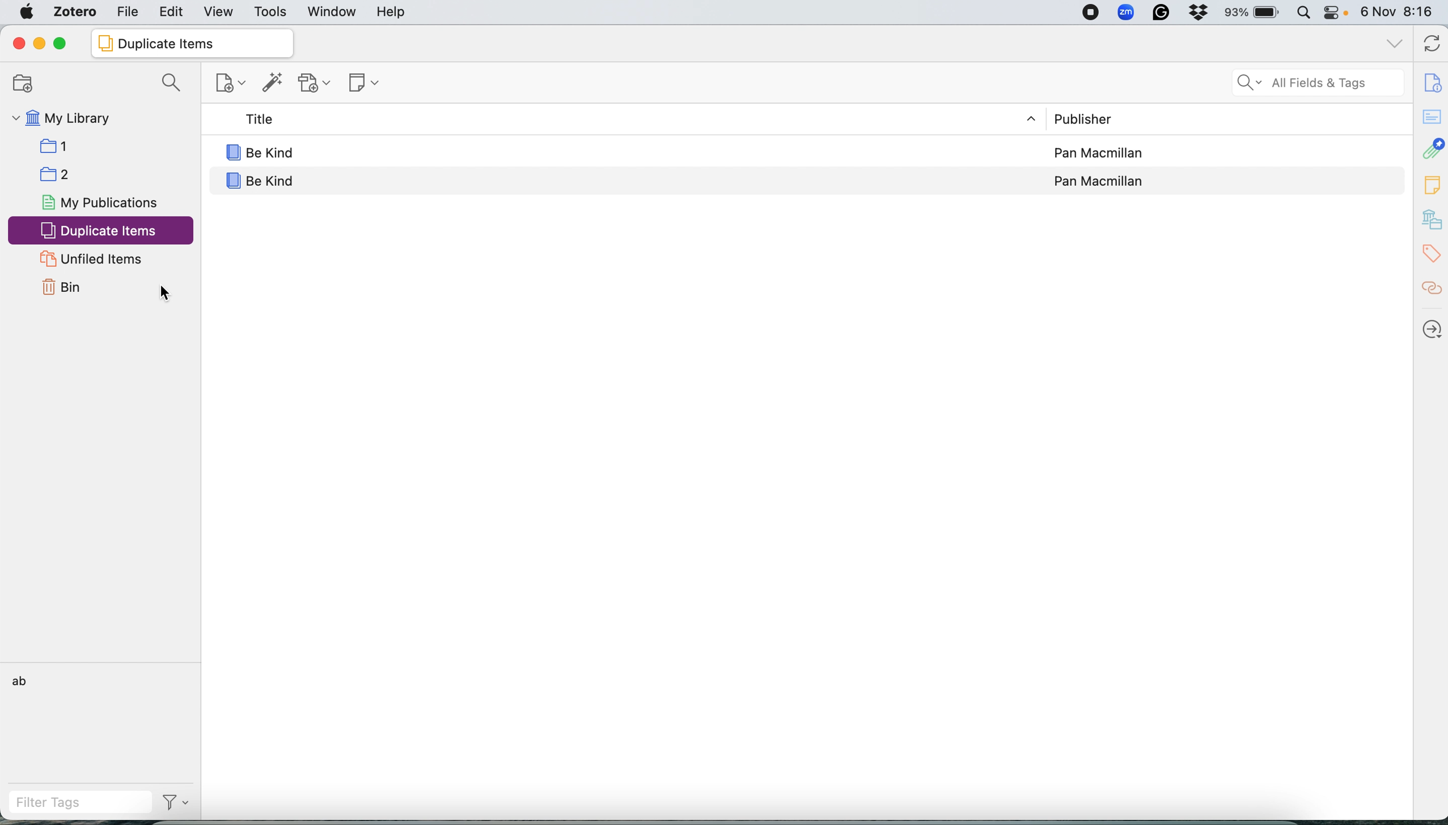  What do you see at coordinates (40, 680) in the screenshot?
I see `tags` at bounding box center [40, 680].